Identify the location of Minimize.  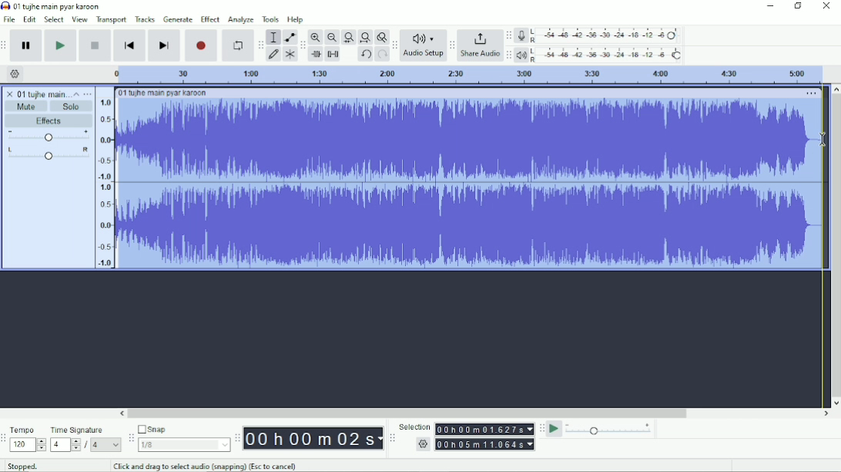
(769, 6).